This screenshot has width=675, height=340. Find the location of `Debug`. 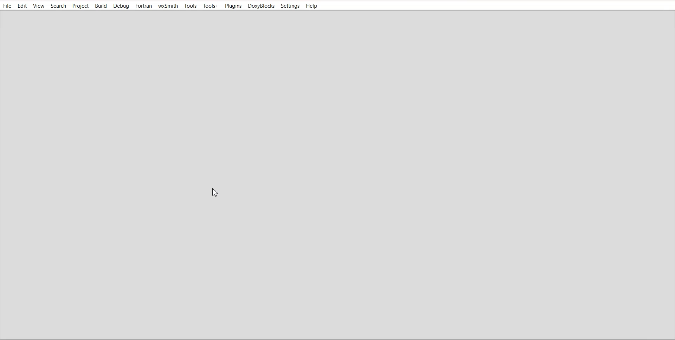

Debug is located at coordinates (121, 6).